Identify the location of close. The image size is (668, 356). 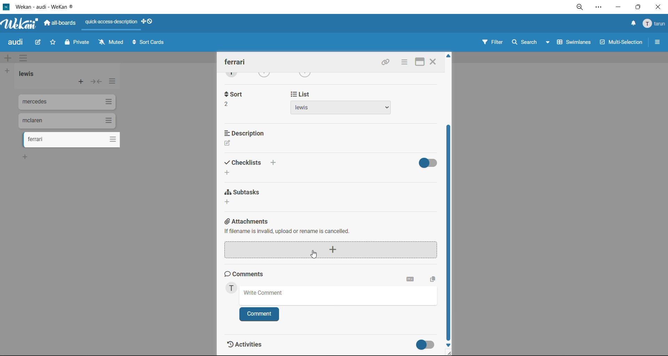
(659, 8).